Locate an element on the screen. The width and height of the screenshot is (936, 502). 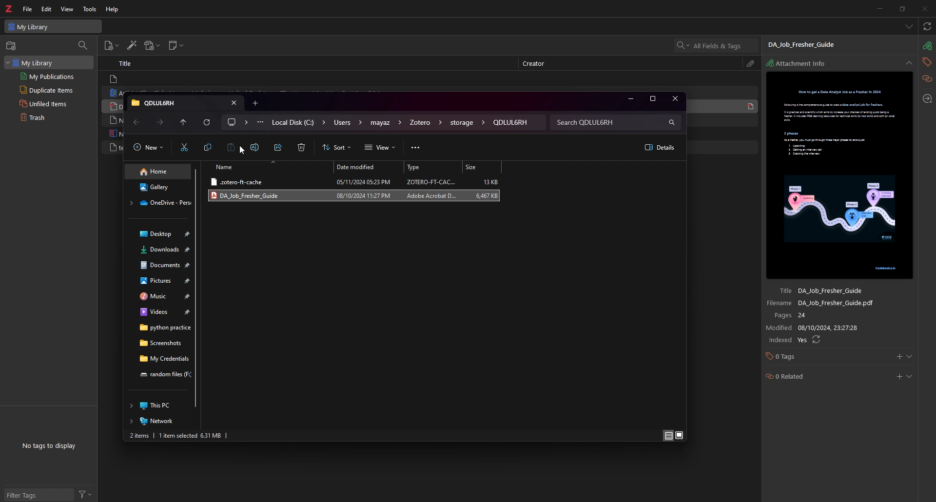
this pc is located at coordinates (157, 405).